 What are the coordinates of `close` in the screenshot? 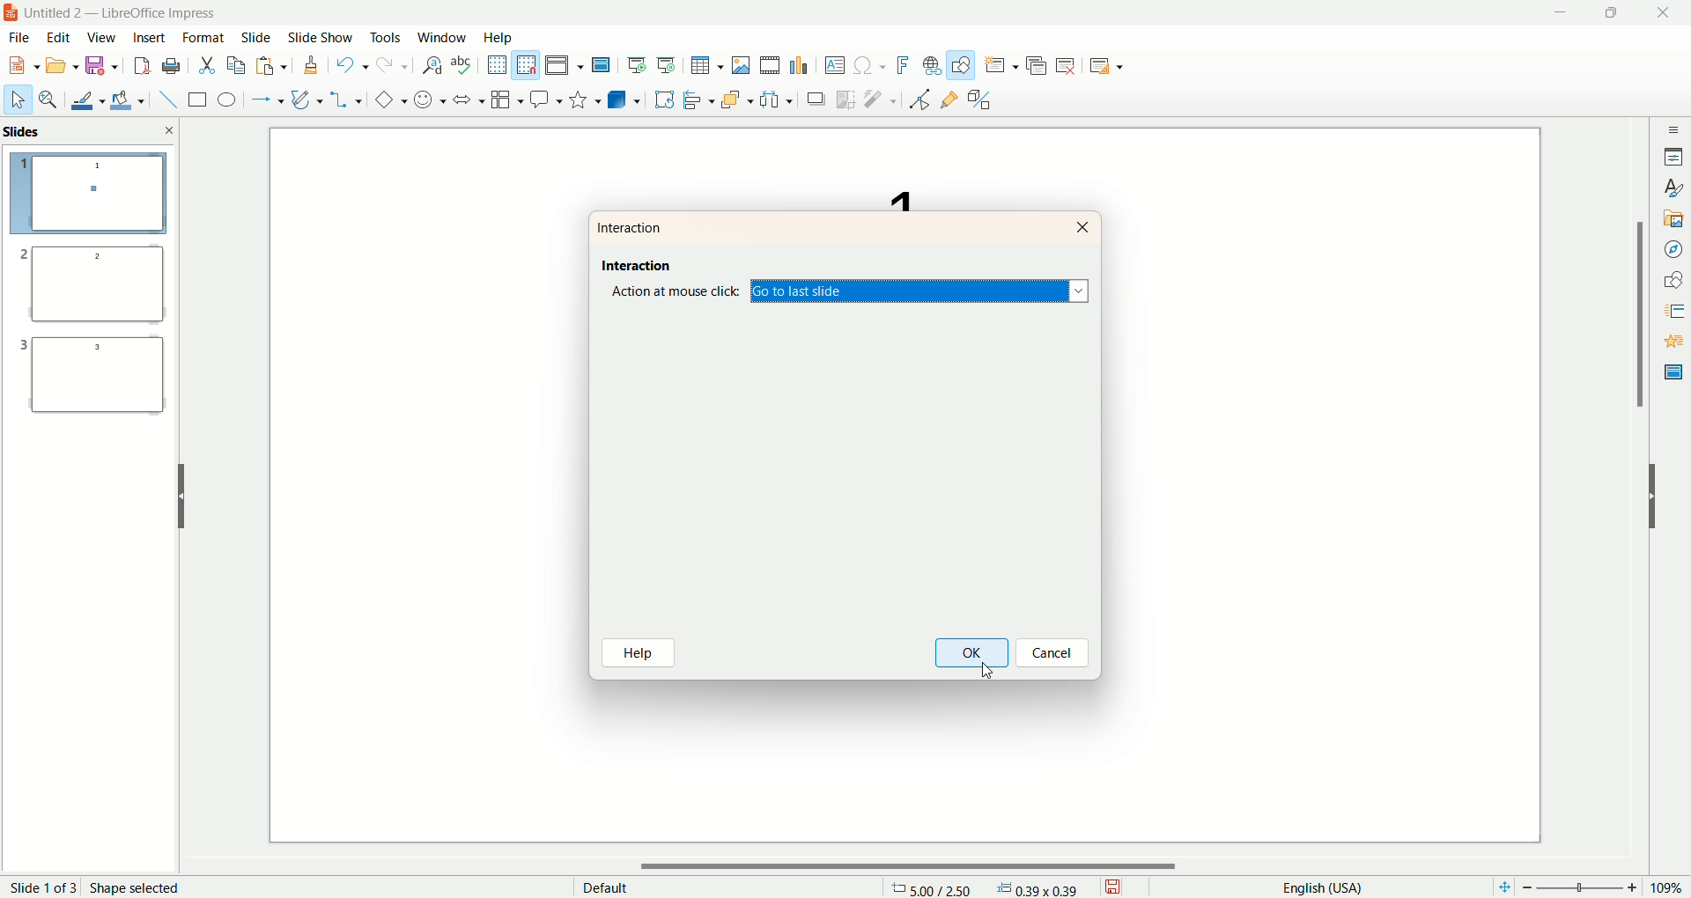 It's located at (1664, 14).